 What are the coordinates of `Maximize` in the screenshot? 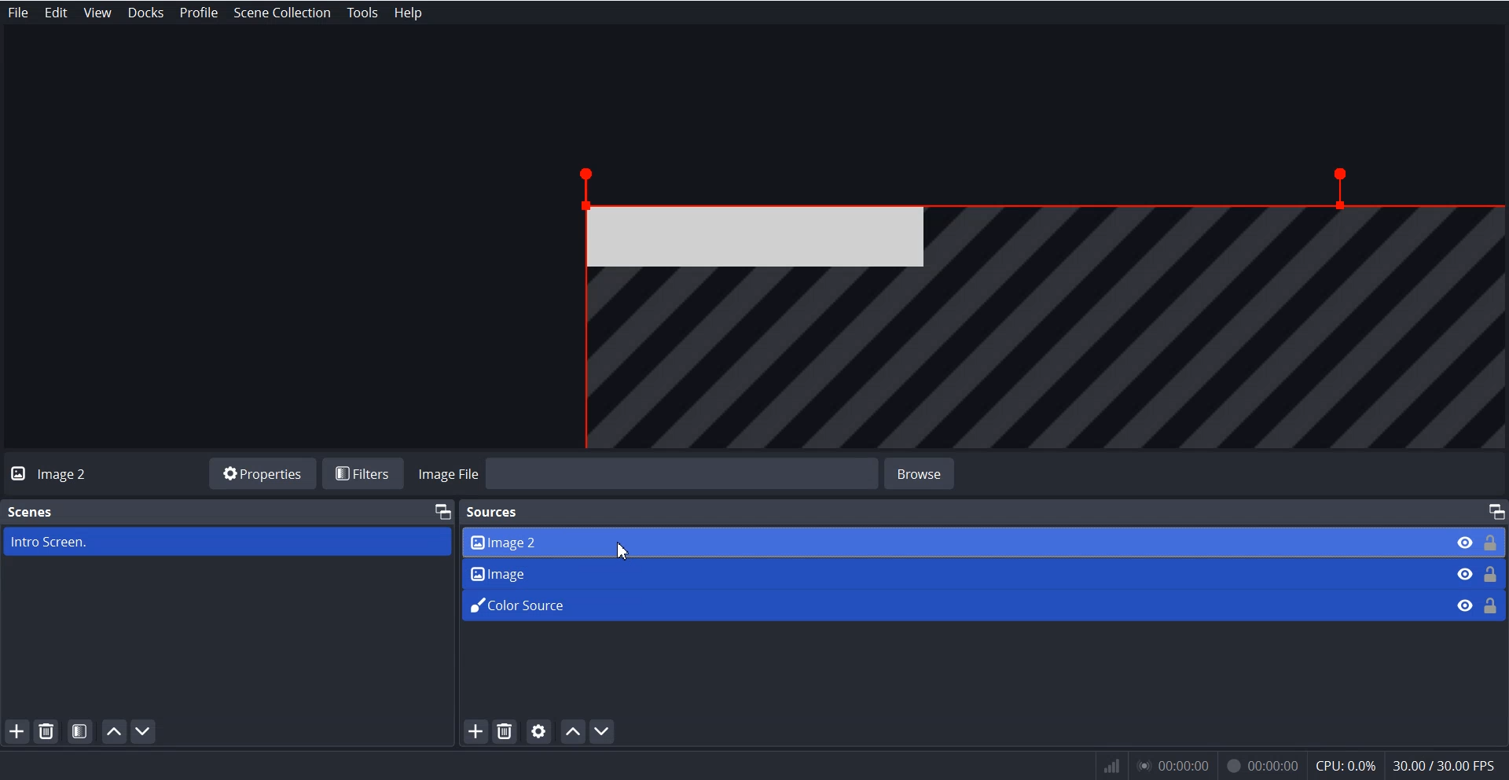 It's located at (442, 510).